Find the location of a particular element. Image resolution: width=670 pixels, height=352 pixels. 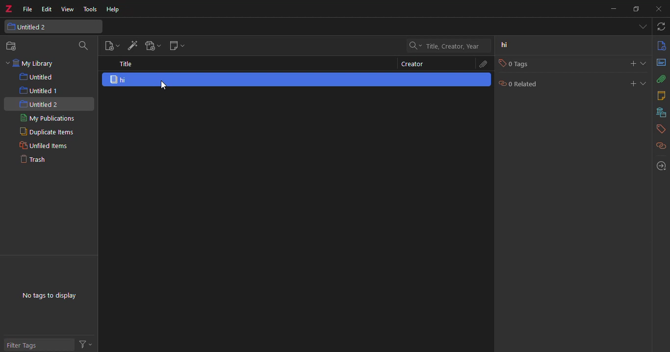

tools is located at coordinates (91, 9).